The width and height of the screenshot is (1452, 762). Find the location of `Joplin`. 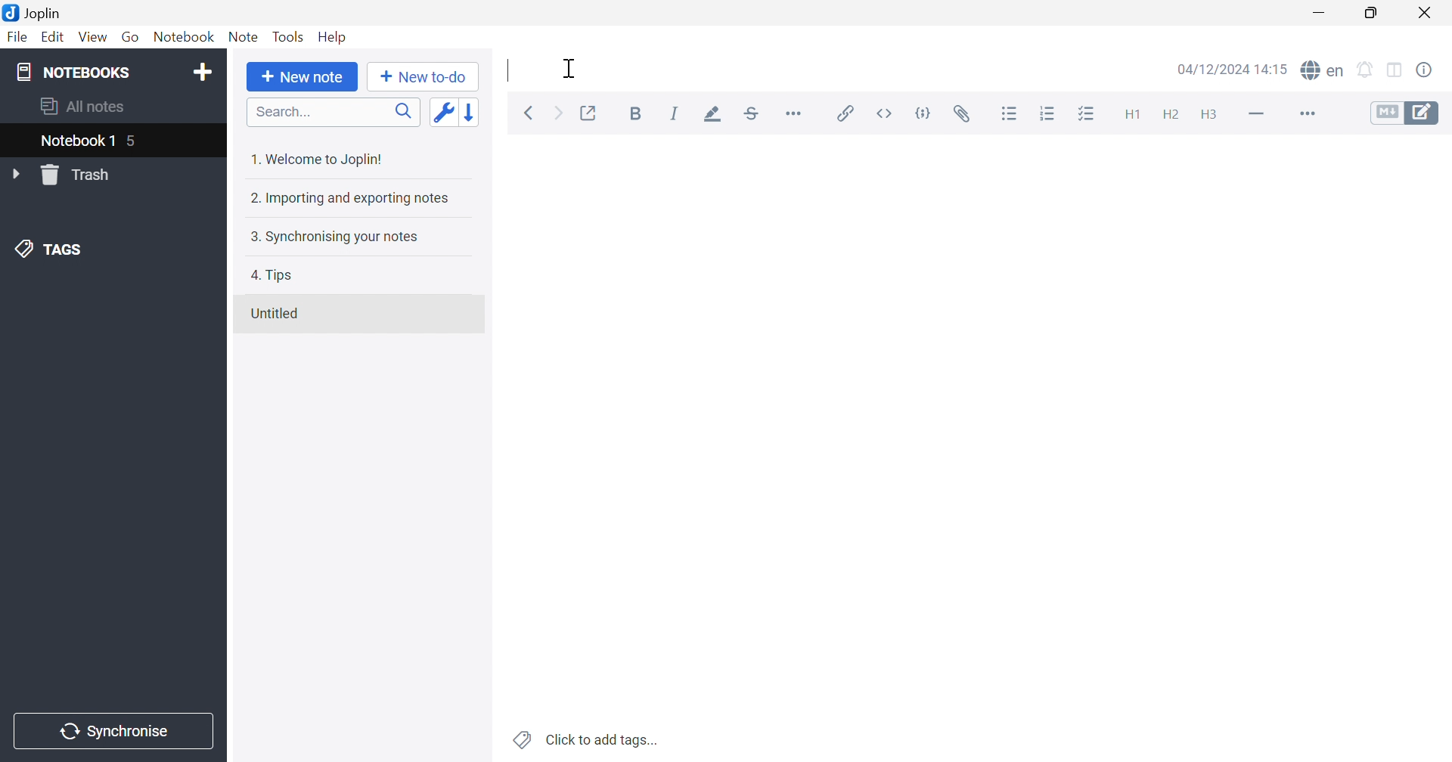

Joplin is located at coordinates (32, 11).